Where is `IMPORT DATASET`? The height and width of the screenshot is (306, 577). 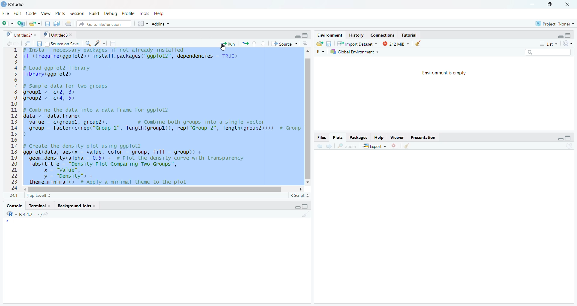
IMPORT DATASET is located at coordinates (357, 44).